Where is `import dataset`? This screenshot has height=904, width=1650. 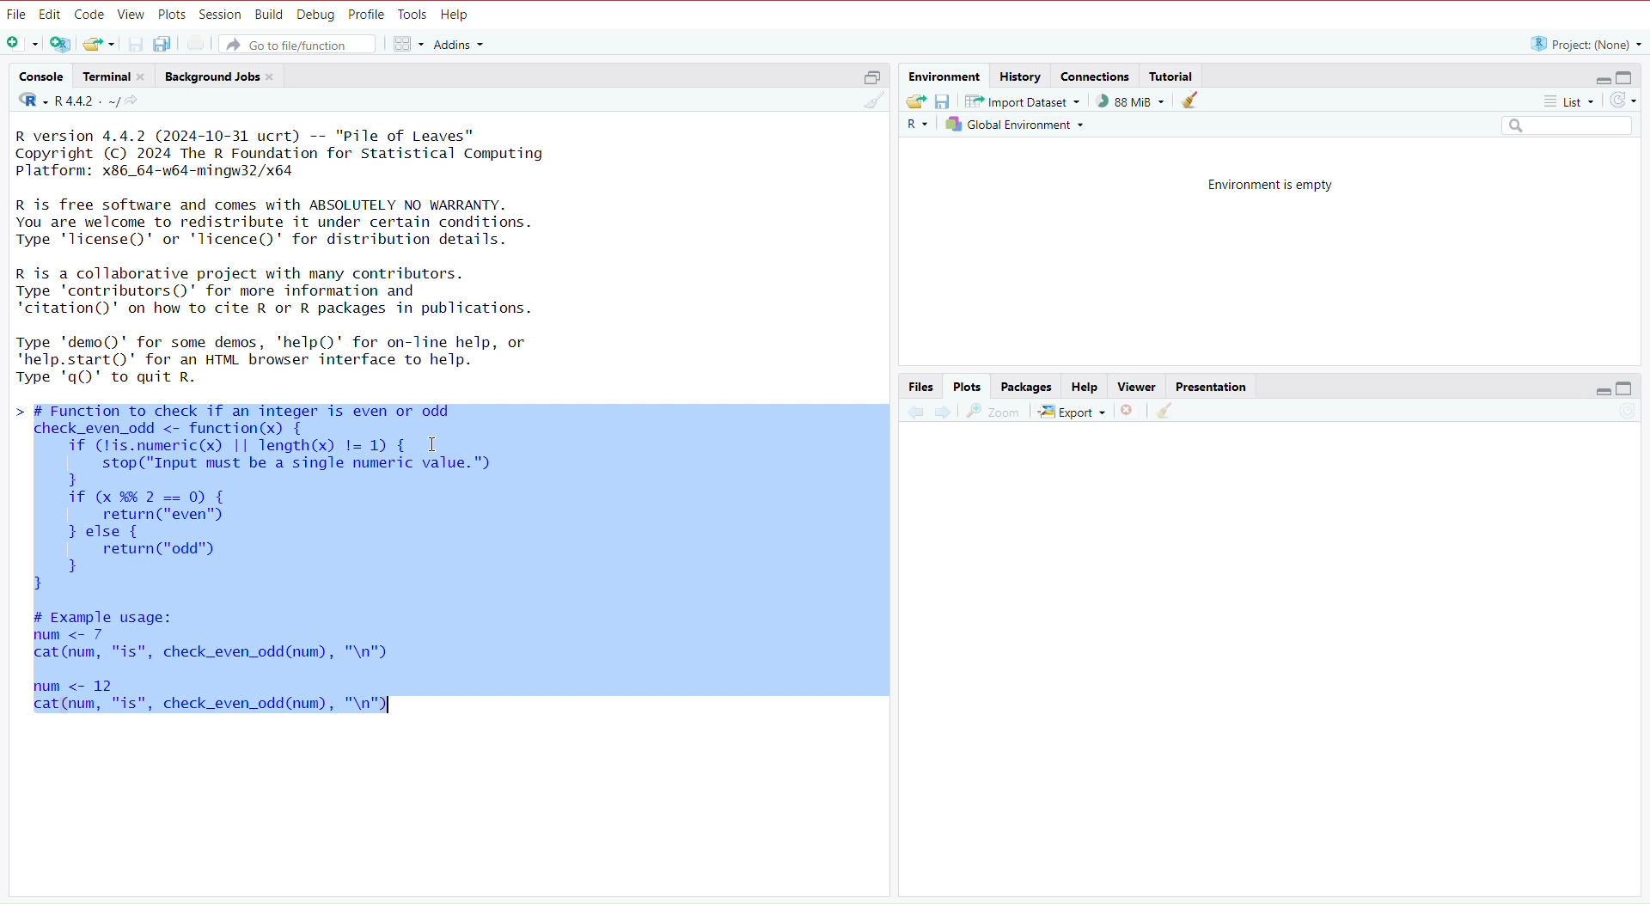
import dataset is located at coordinates (1028, 101).